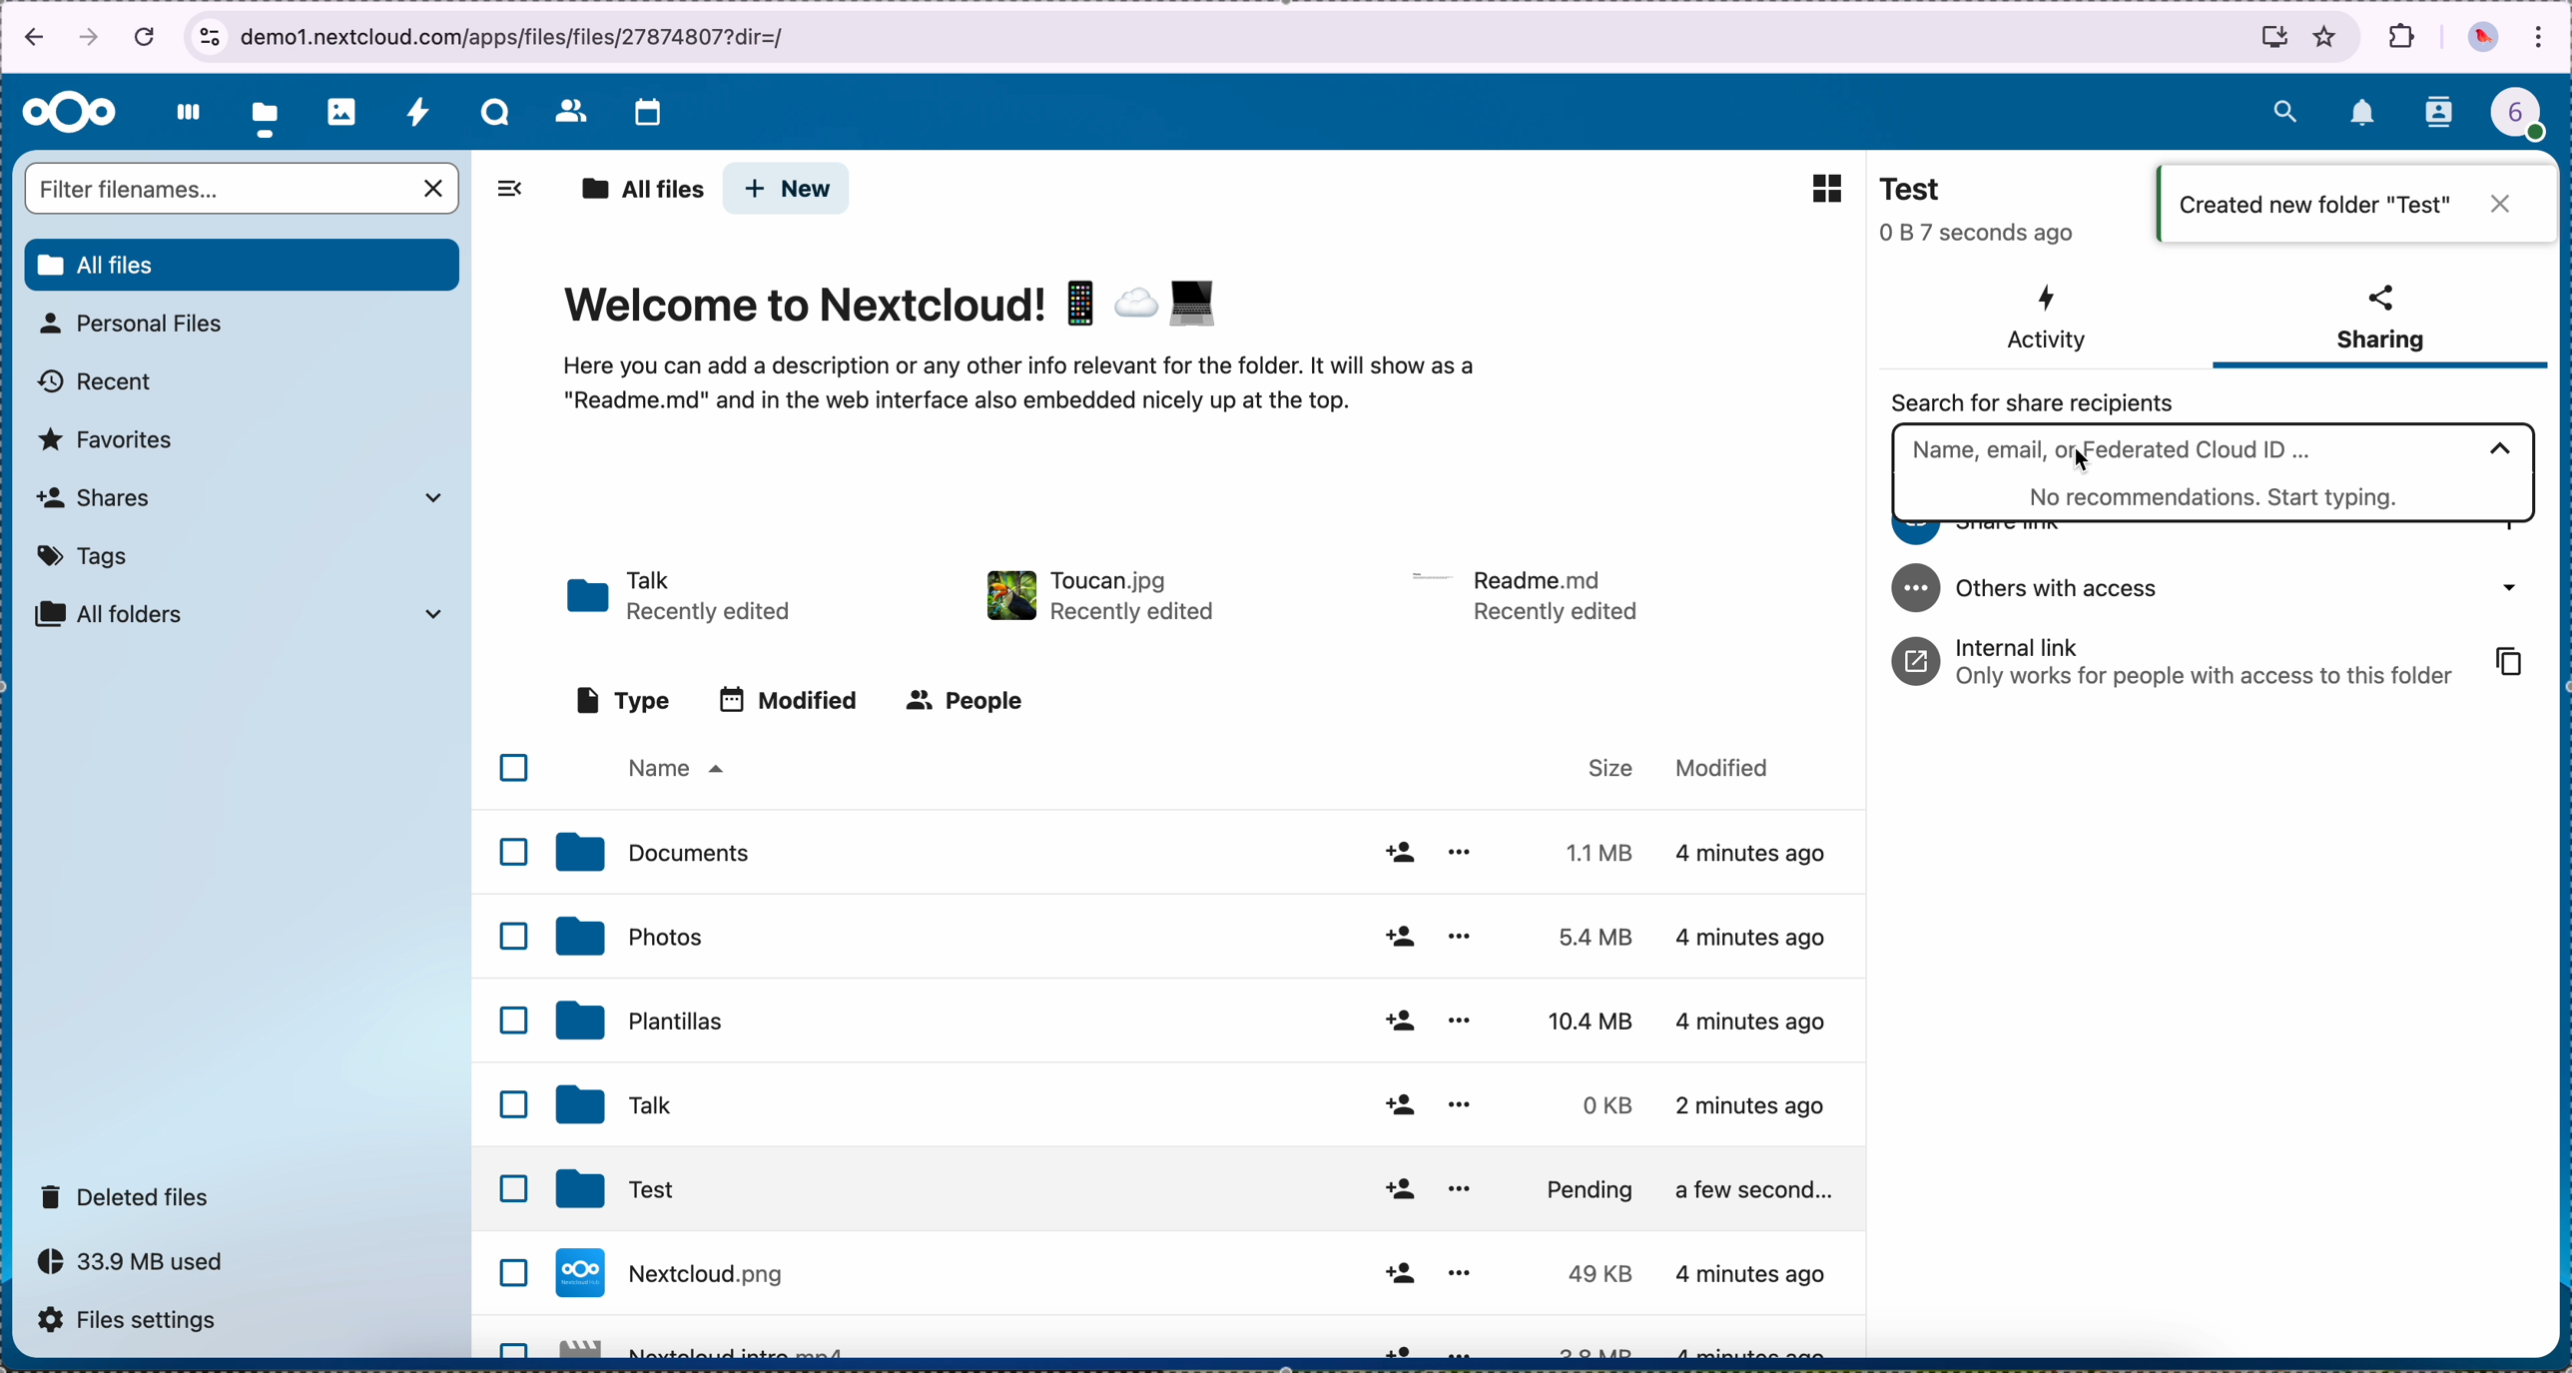 This screenshot has height=1373, width=2572. What do you see at coordinates (1200, 937) in the screenshot?
I see `photos folder` at bounding box center [1200, 937].